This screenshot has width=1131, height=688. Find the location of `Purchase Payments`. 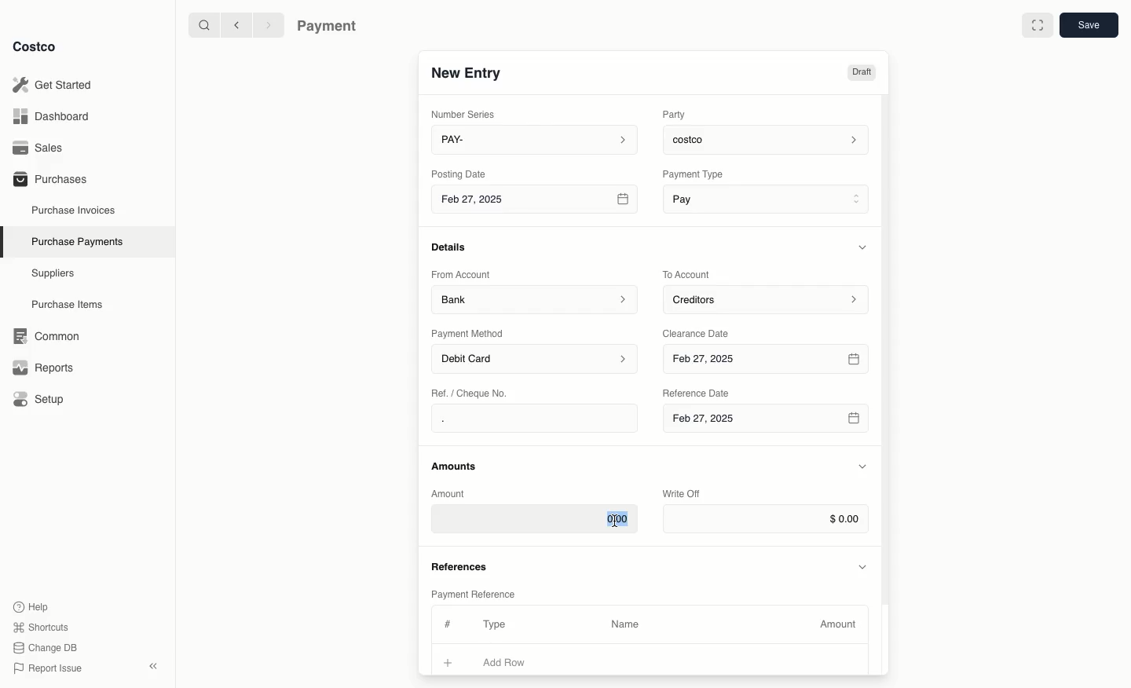

Purchase Payments is located at coordinates (76, 240).